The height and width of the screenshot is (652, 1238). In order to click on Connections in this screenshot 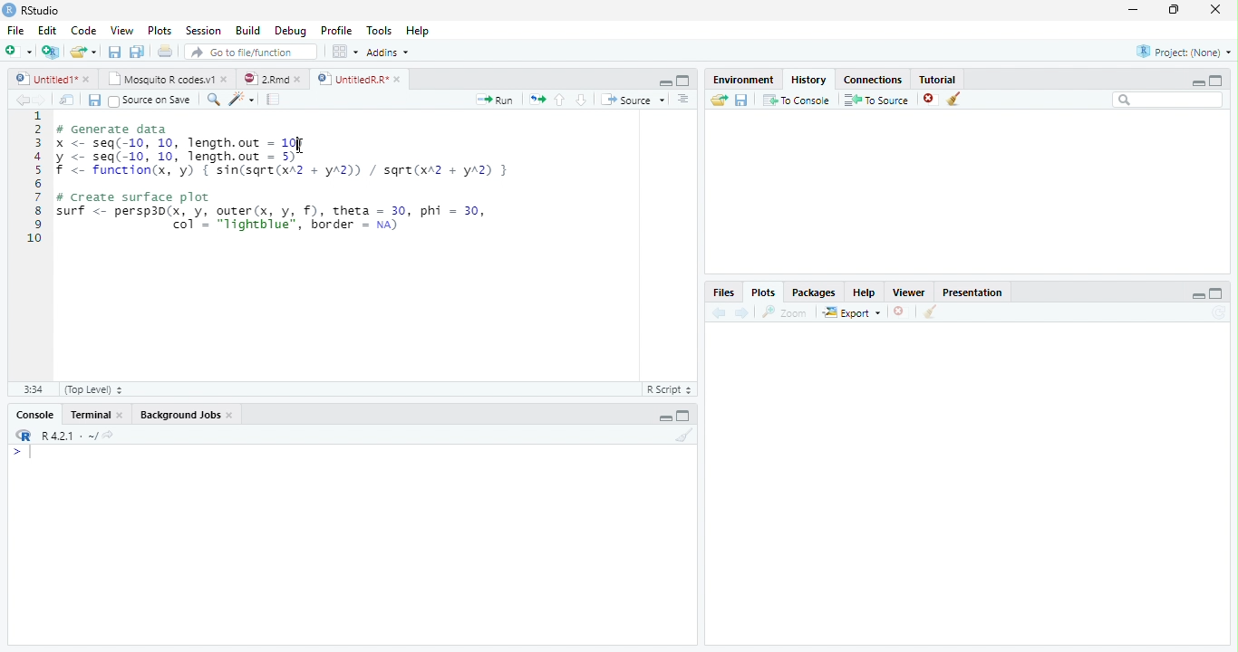, I will do `click(873, 79)`.